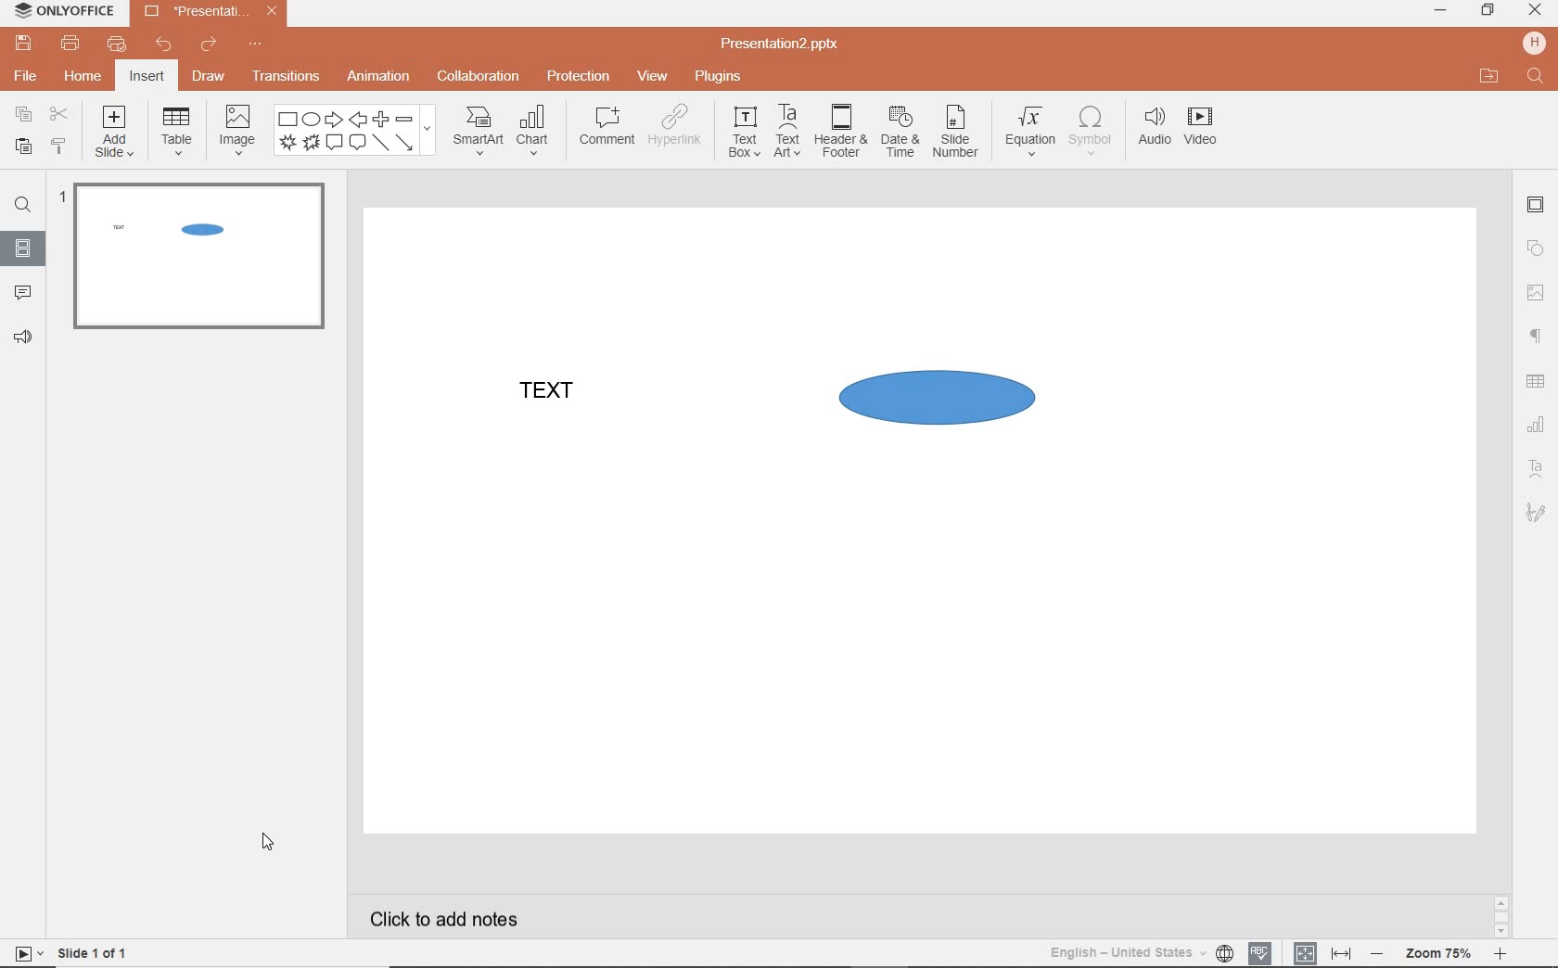 The height and width of the screenshot is (968, 1558). Describe the element at coordinates (1439, 11) in the screenshot. I see `minimize` at that location.